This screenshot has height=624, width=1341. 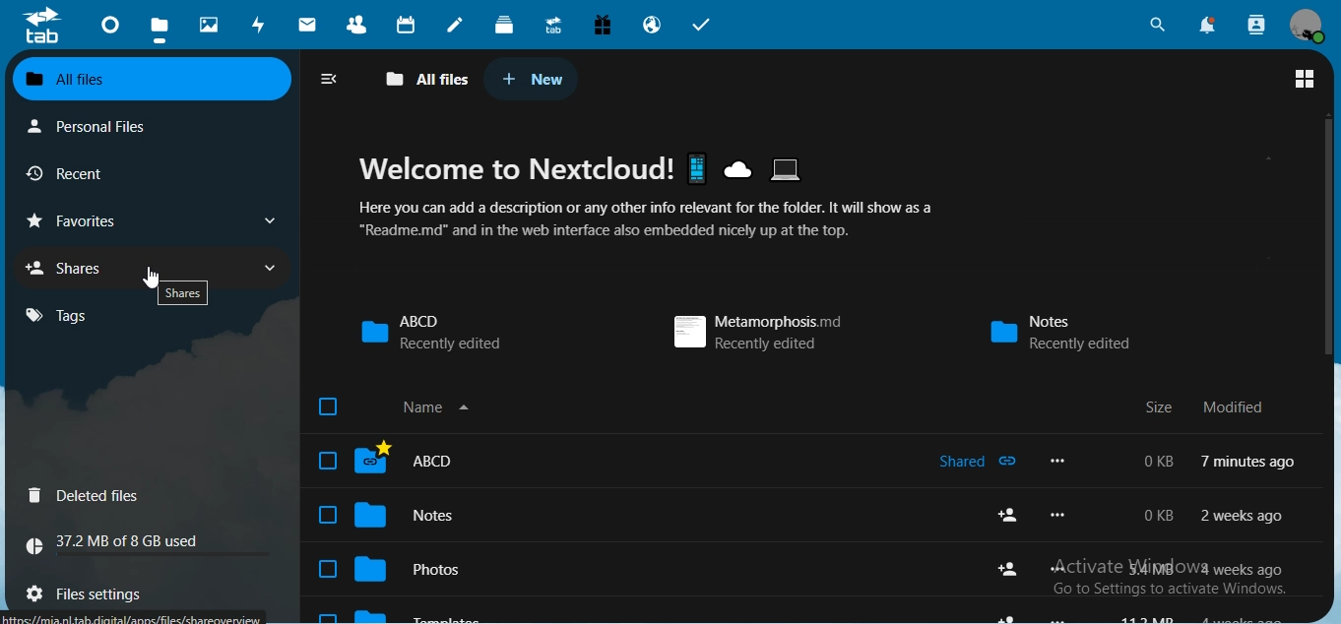 What do you see at coordinates (57, 316) in the screenshot?
I see `tags` at bounding box center [57, 316].